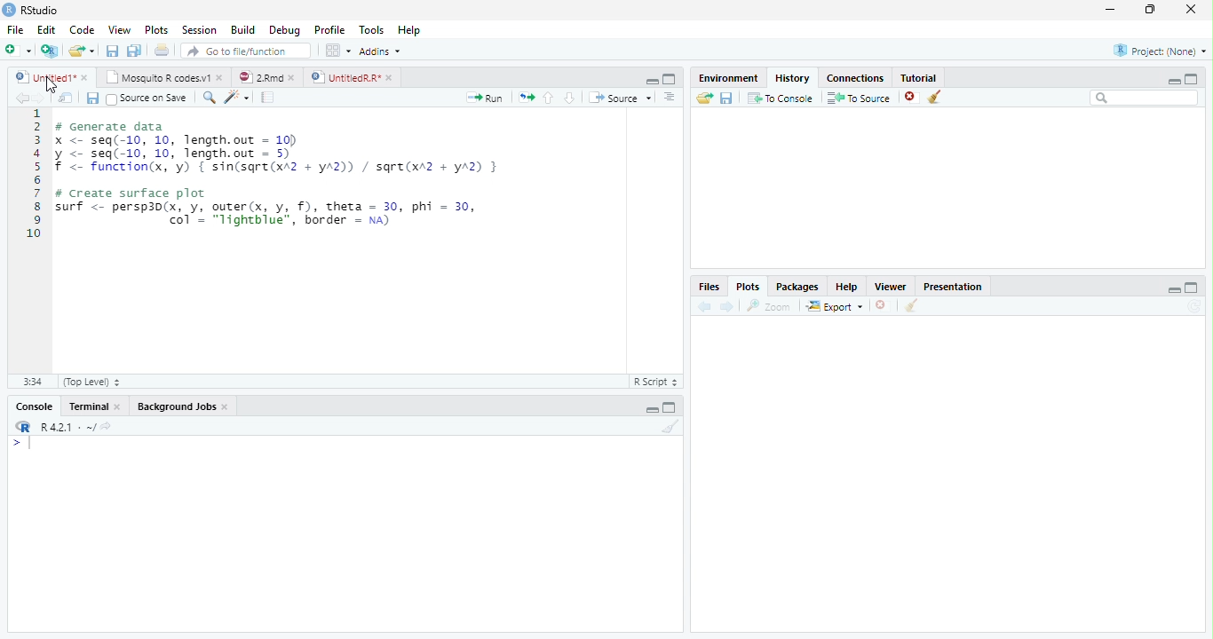 The image size is (1213, 639). I want to click on Code, so click(81, 29).